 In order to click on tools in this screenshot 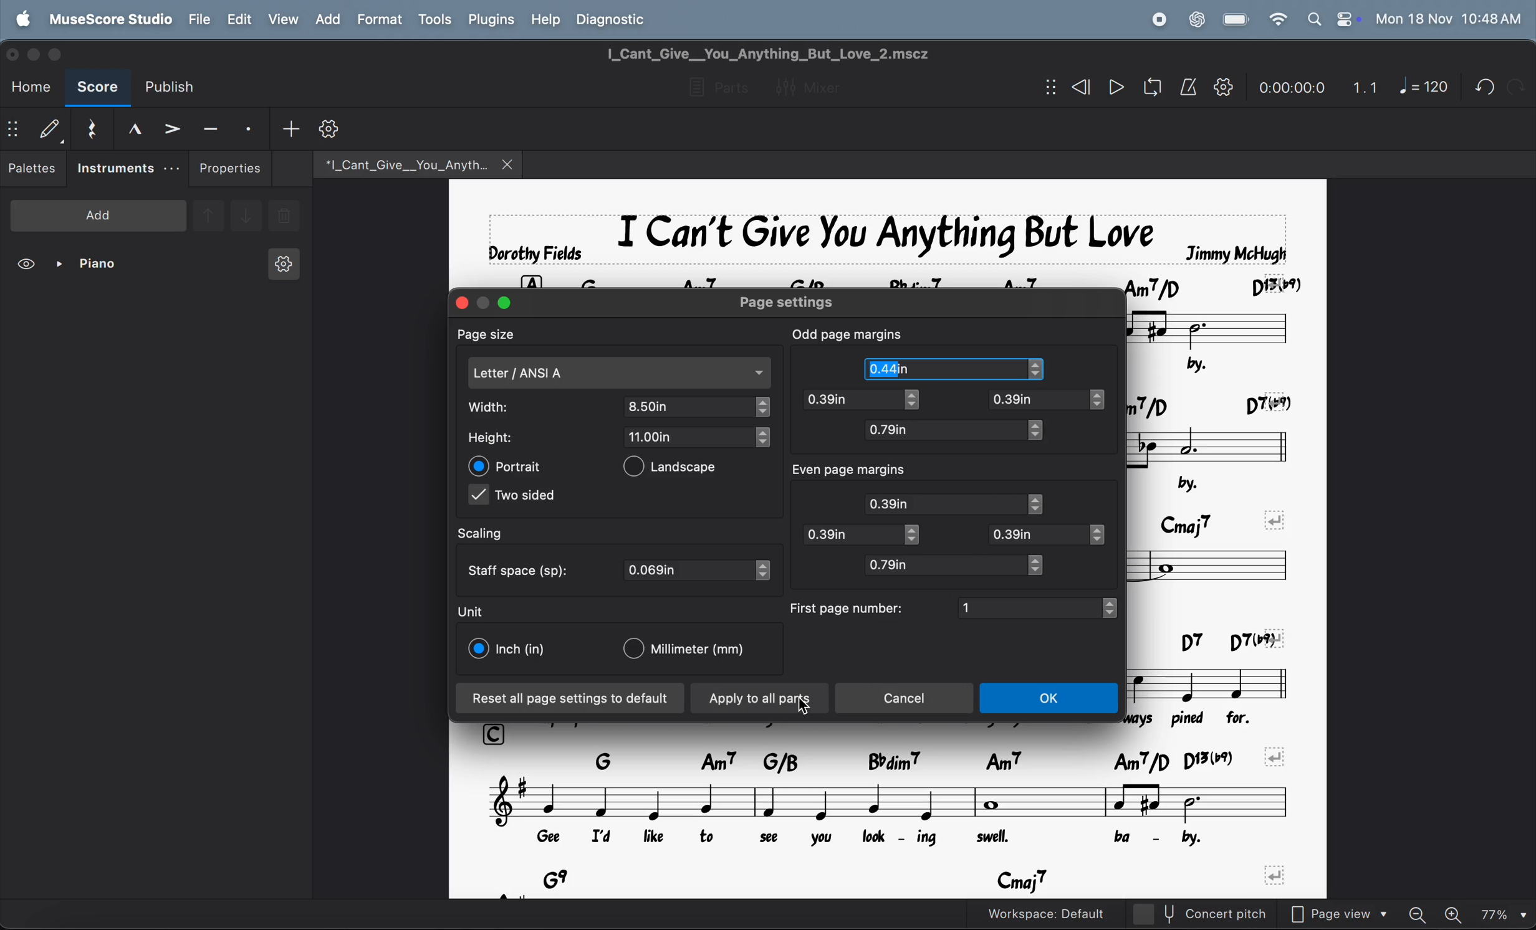, I will do `click(434, 21)`.